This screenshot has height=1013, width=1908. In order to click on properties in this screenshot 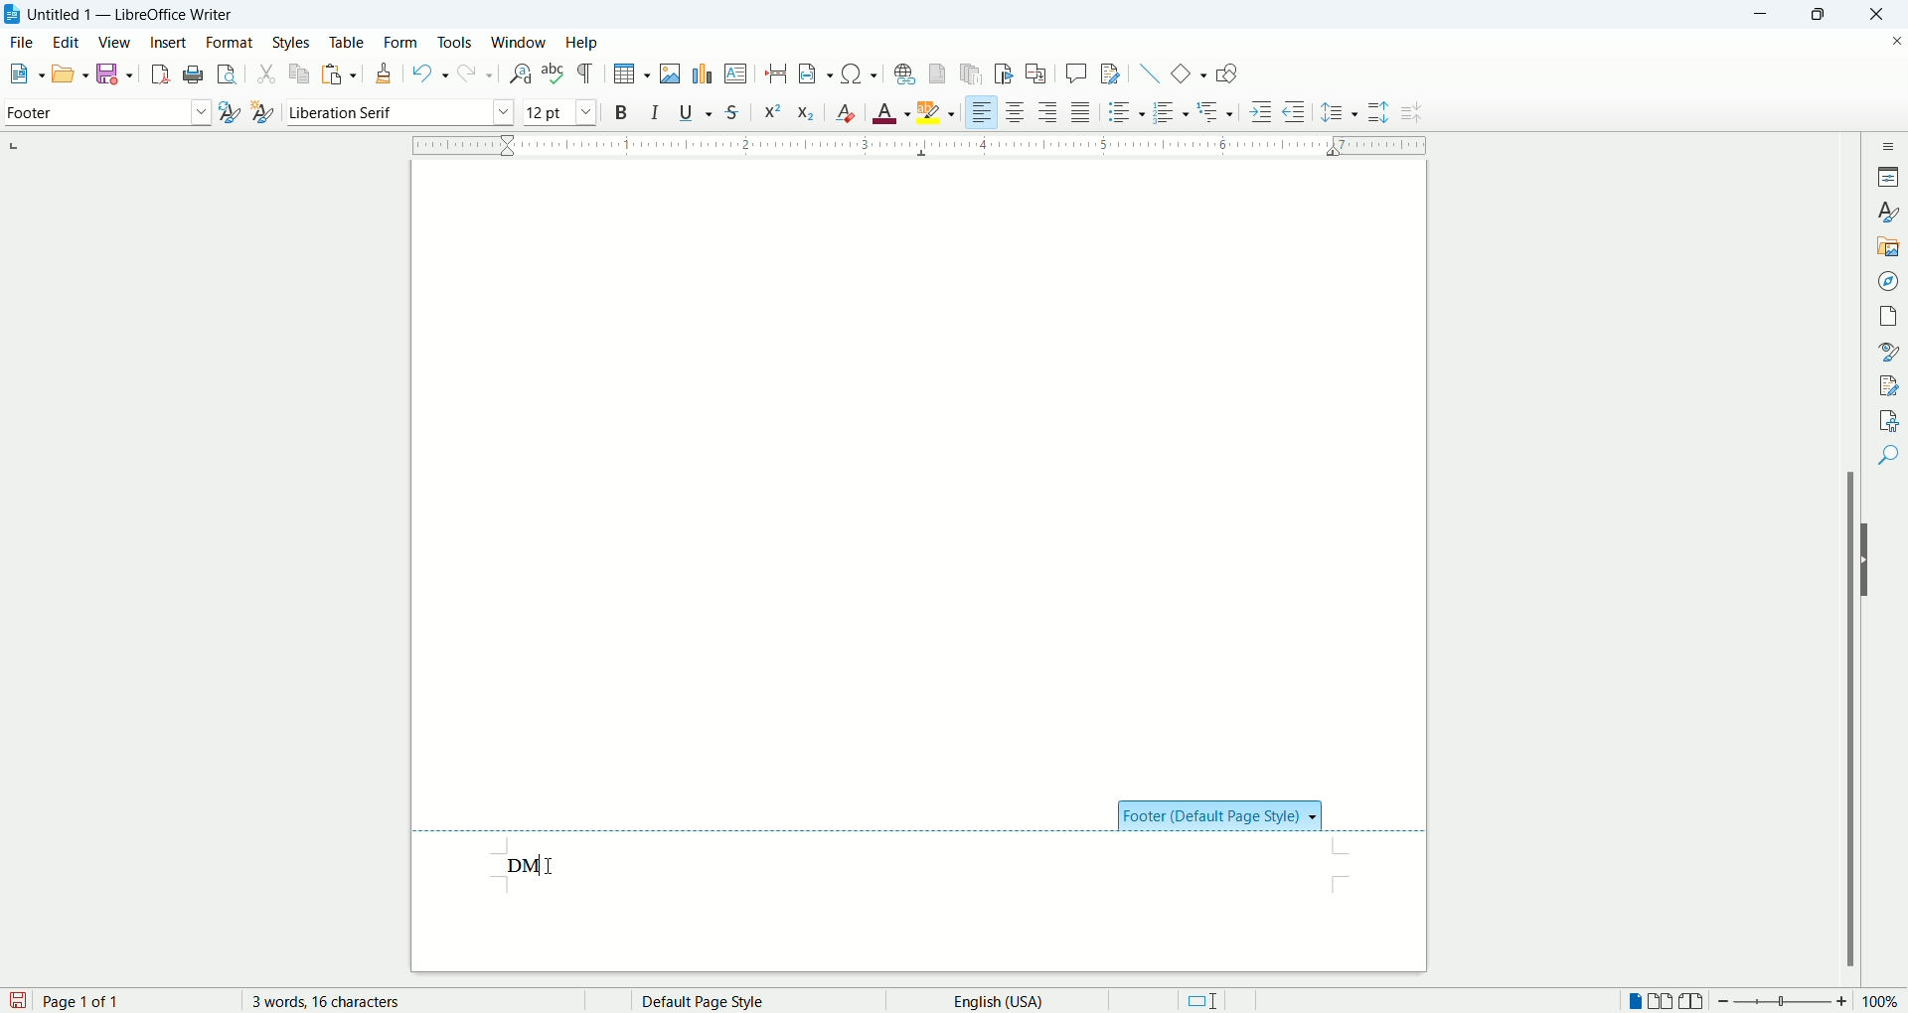, I will do `click(1890, 175)`.